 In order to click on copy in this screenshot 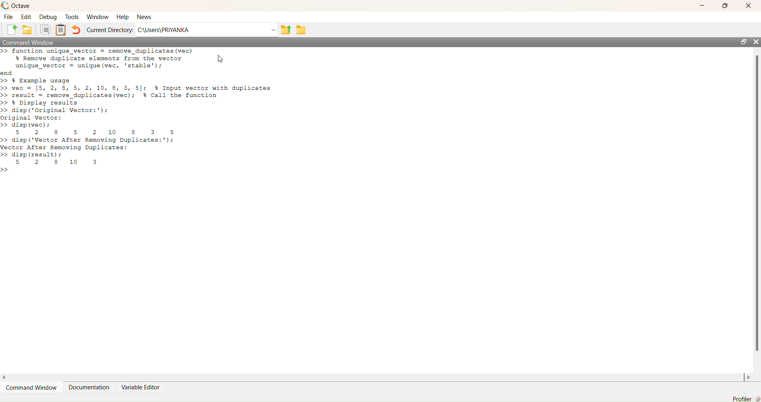, I will do `click(45, 30)`.